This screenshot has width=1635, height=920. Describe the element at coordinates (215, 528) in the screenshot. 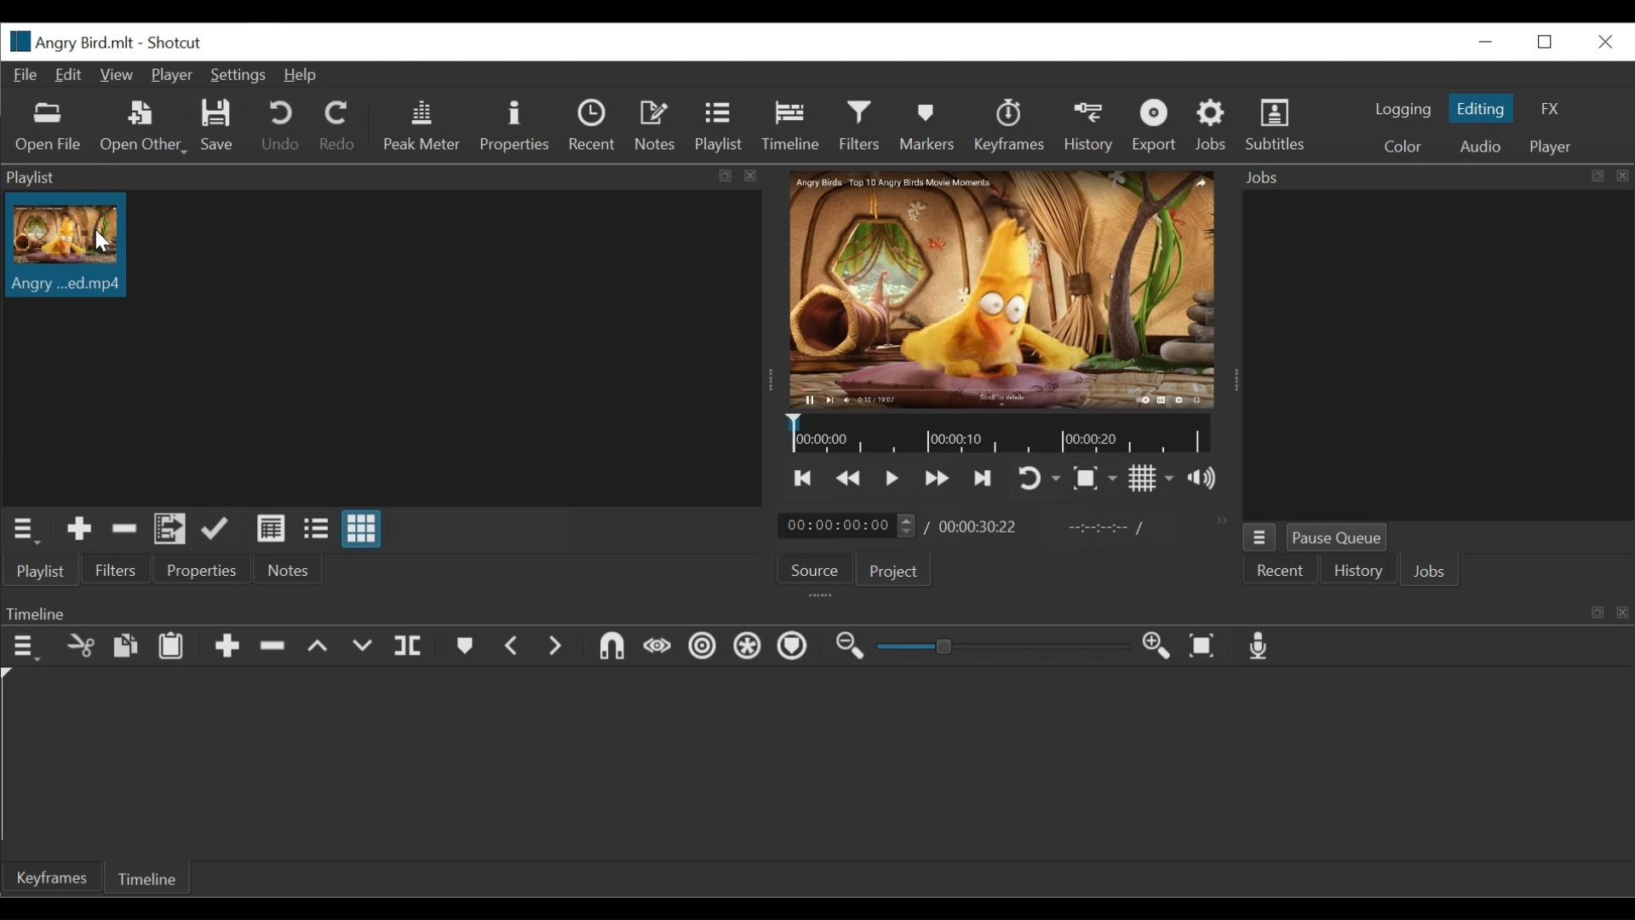

I see `Update` at that location.